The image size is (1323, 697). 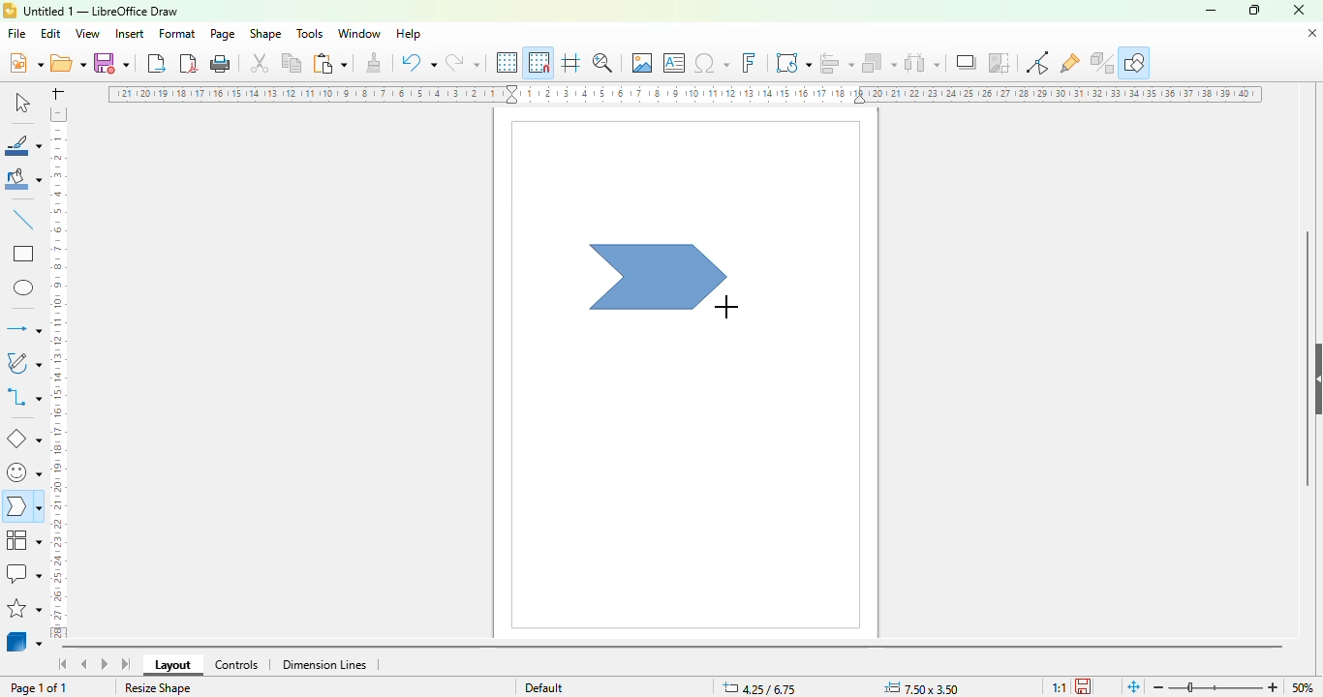 I want to click on clone formatting, so click(x=375, y=61).